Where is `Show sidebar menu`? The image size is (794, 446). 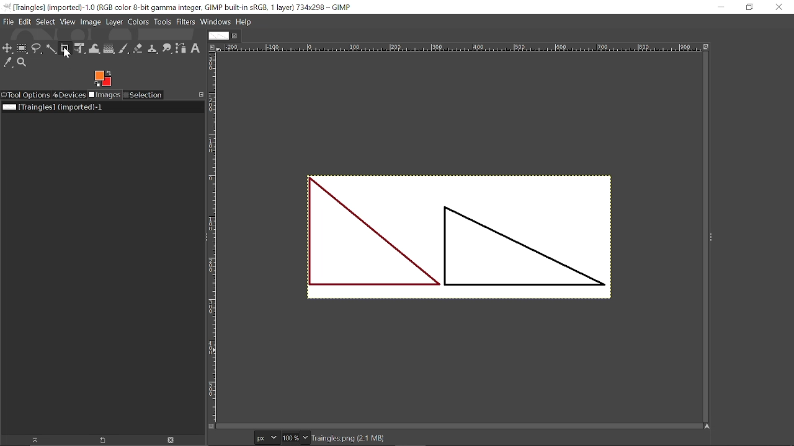 Show sidebar menu is located at coordinates (711, 237).